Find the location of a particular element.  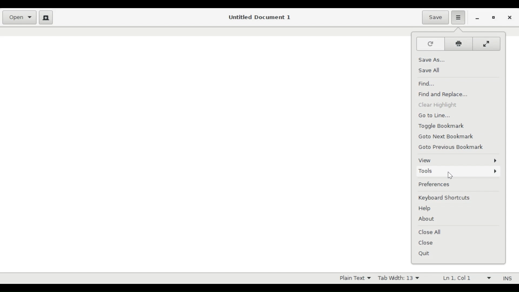

Plain Text is located at coordinates (353, 278).